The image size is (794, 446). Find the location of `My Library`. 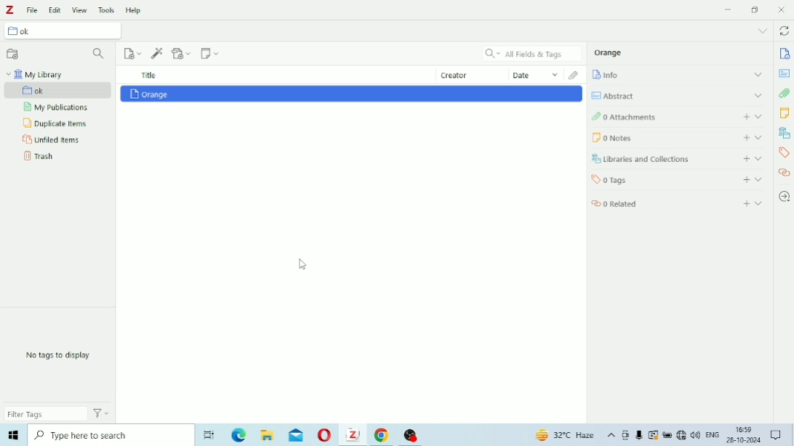

My Library is located at coordinates (34, 74).